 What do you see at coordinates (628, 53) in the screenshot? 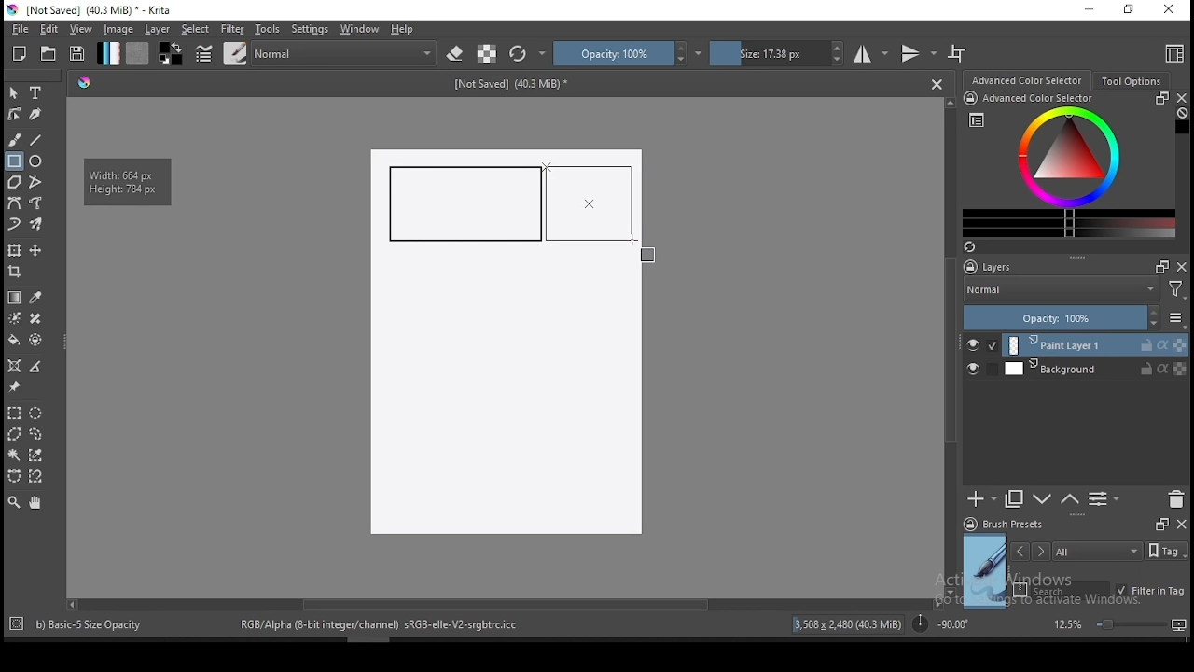
I see `opacity` at bounding box center [628, 53].